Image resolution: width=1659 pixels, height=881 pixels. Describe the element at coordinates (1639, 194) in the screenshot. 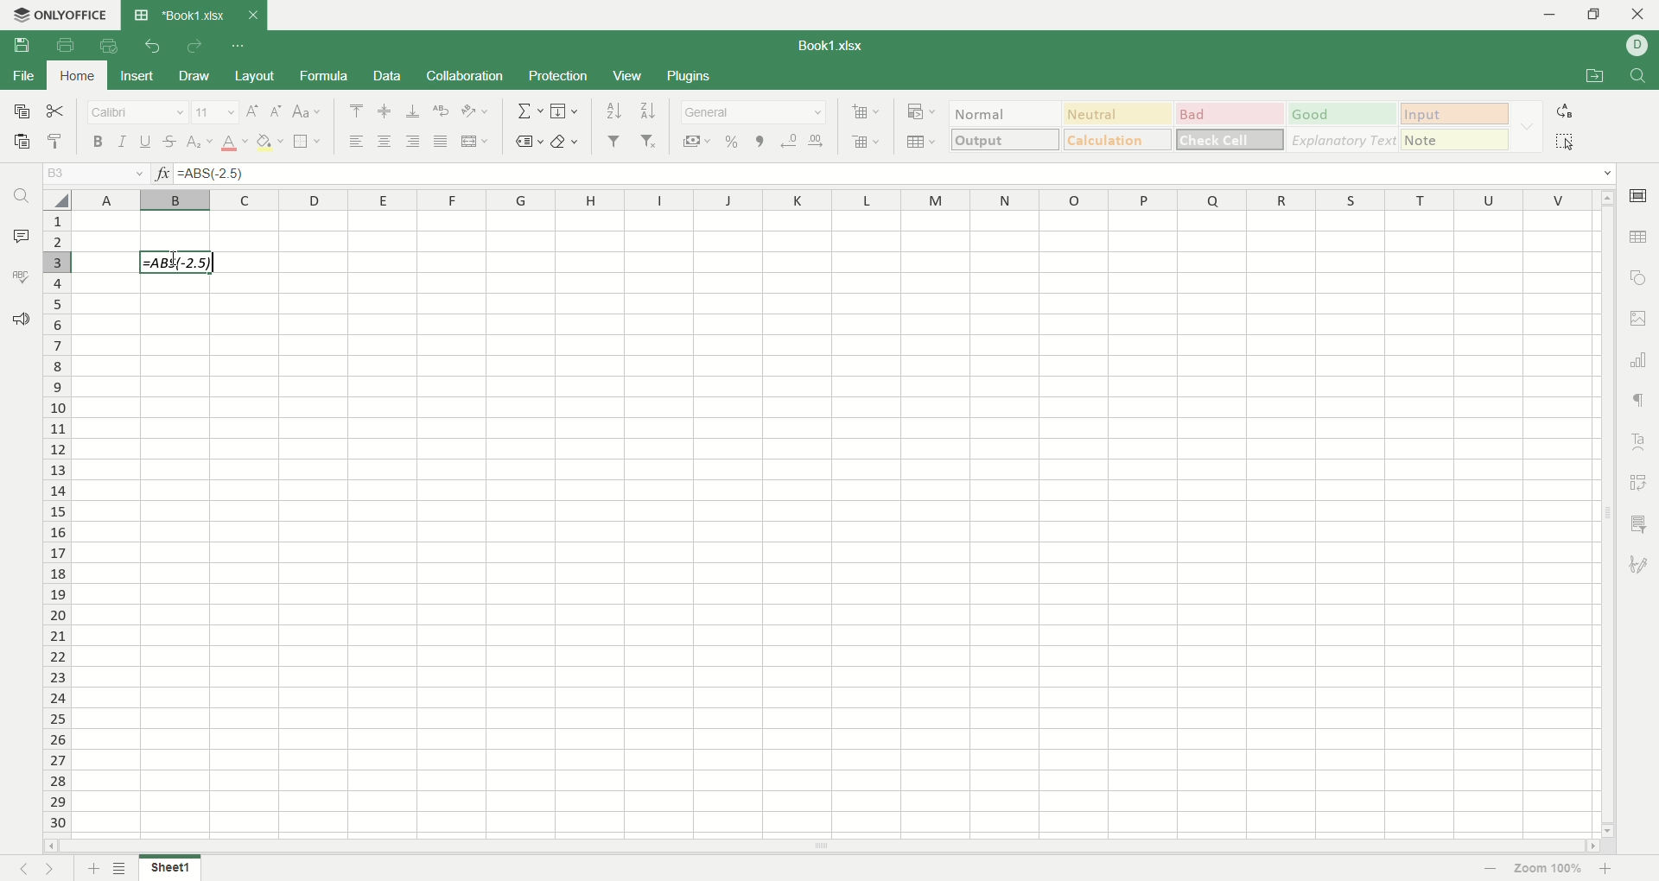

I see `cell setting` at that location.